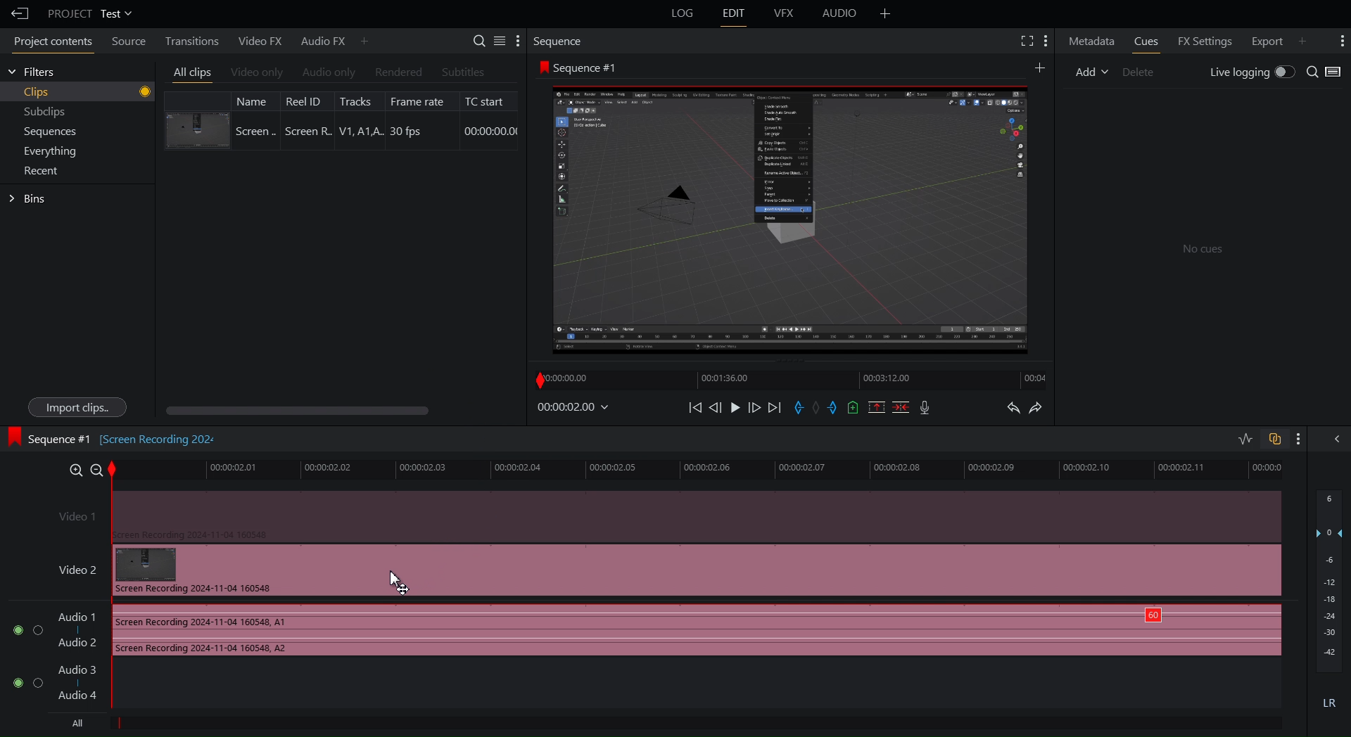  What do you see at coordinates (1025, 41) in the screenshot?
I see `Fullscreen` at bounding box center [1025, 41].